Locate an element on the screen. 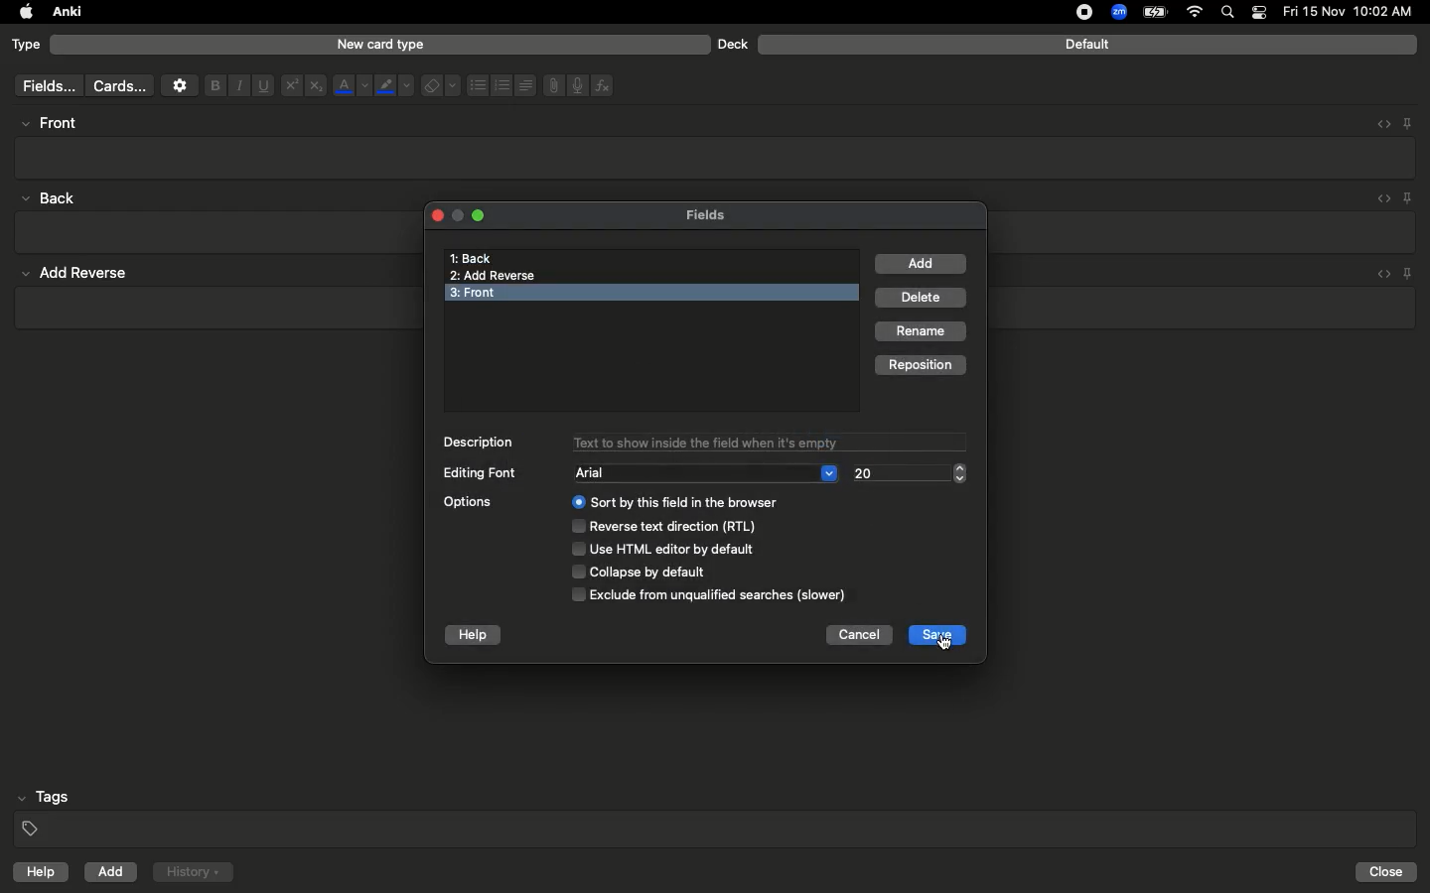 The height and width of the screenshot is (893, 1430). Alignment is located at coordinates (523, 83).